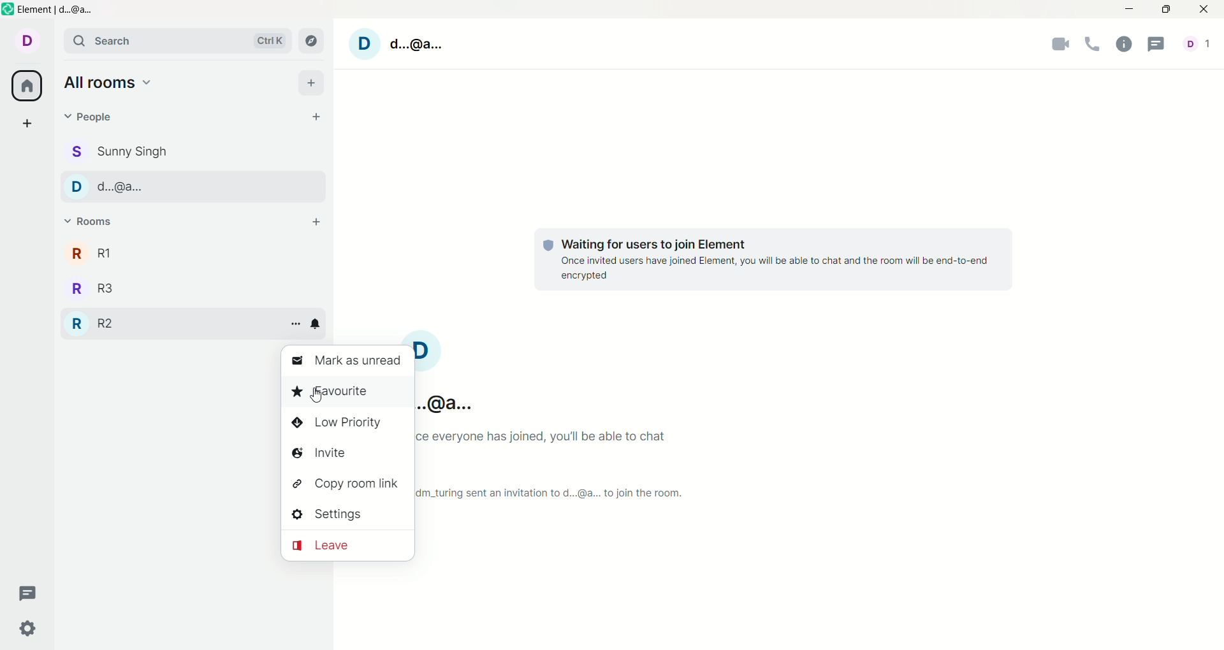 The height and width of the screenshot is (650, 1224). Describe the element at coordinates (296, 326) in the screenshot. I see `options` at that location.